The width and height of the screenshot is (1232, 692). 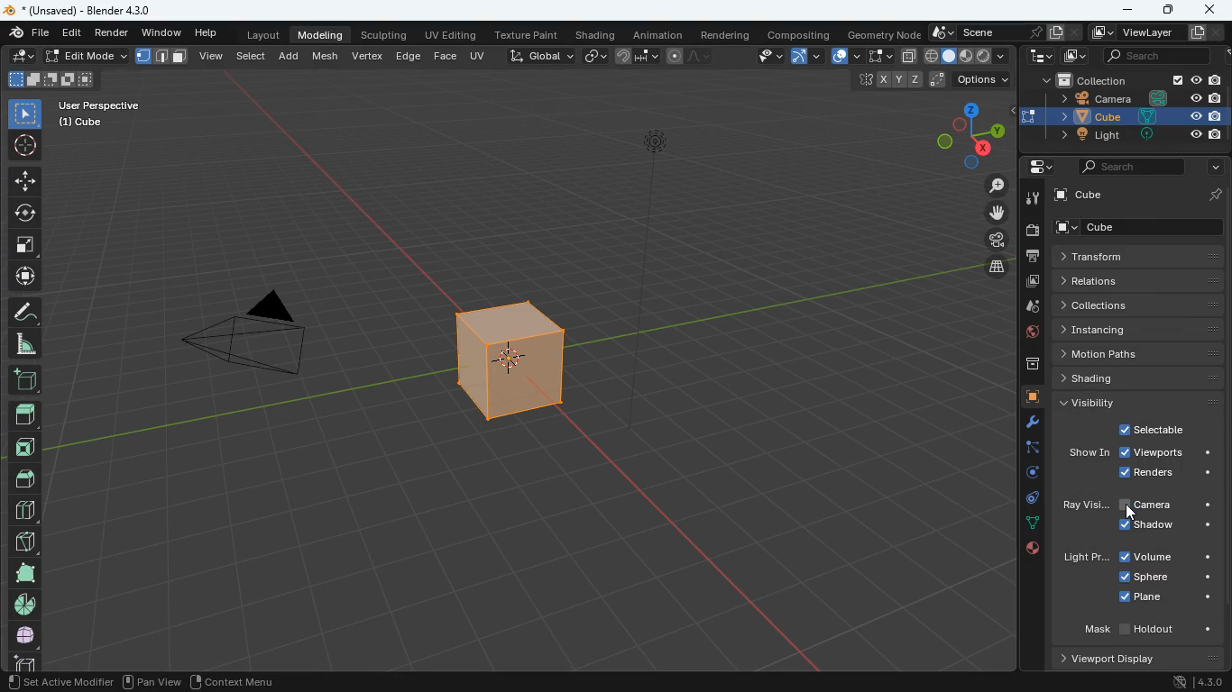 What do you see at coordinates (1031, 281) in the screenshot?
I see `image` at bounding box center [1031, 281].